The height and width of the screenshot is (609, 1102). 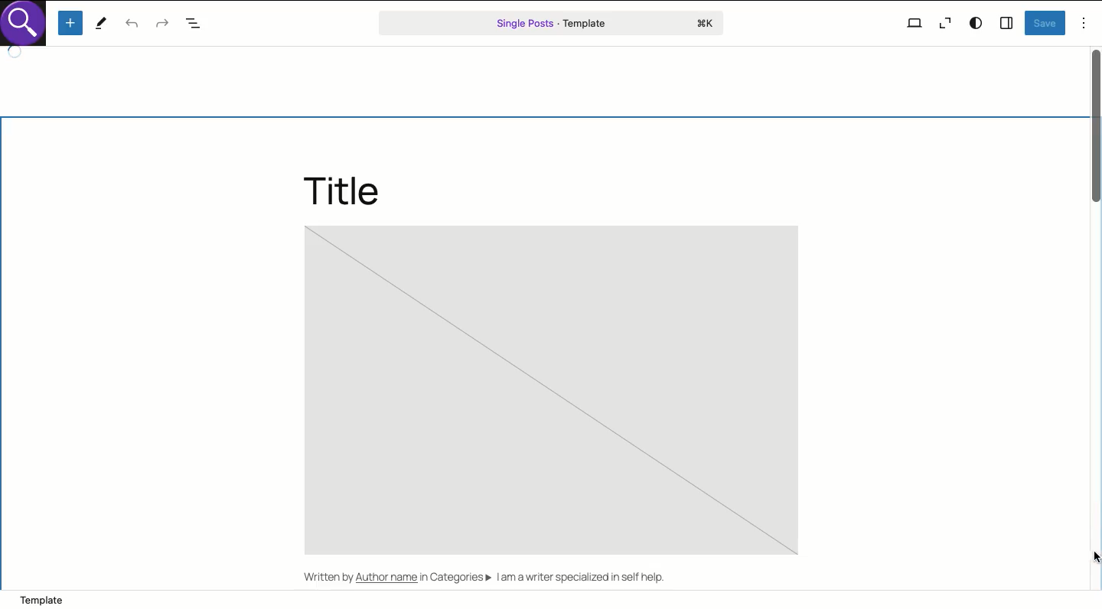 I want to click on Zoom out, so click(x=944, y=25).